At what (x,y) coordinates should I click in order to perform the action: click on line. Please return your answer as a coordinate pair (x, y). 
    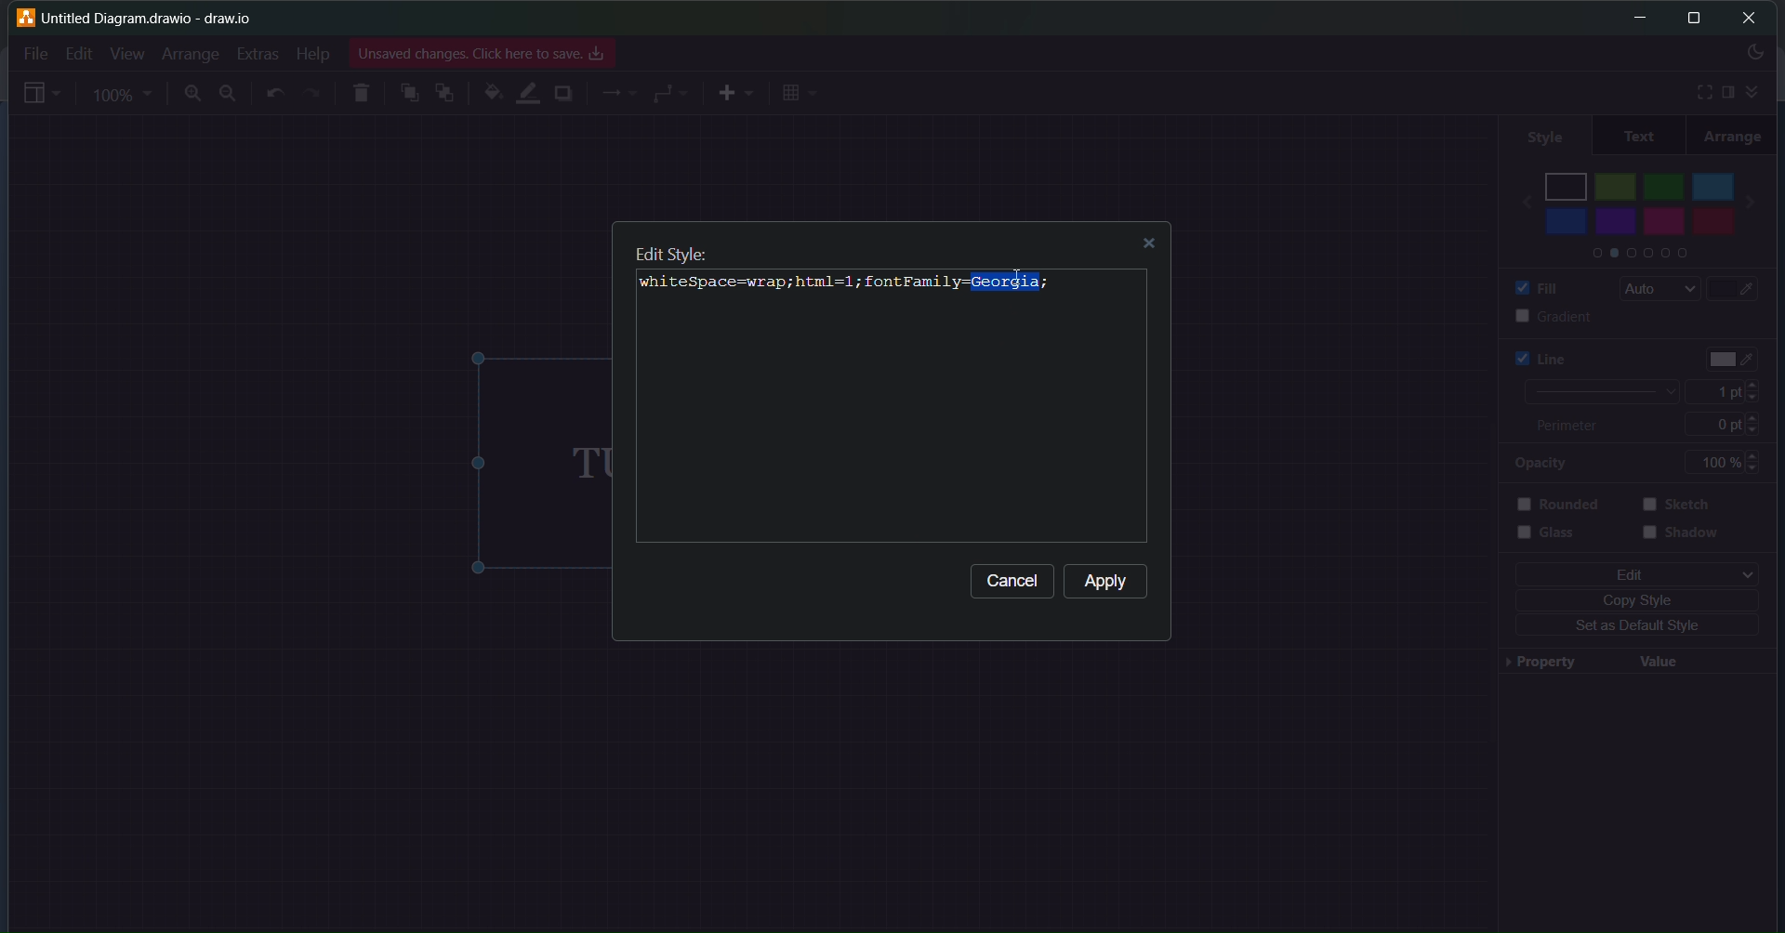
    Looking at the image, I should click on (1530, 358).